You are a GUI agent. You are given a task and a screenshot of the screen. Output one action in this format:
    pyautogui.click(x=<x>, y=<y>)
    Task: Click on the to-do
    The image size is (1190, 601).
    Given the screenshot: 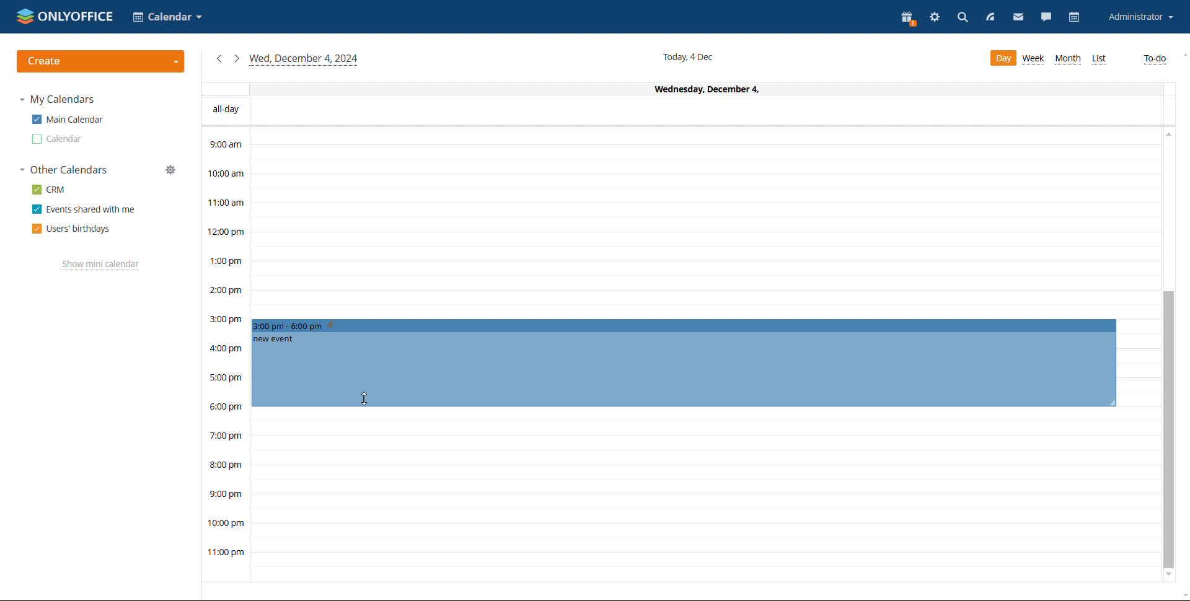 What is the action you would take?
    pyautogui.click(x=1155, y=59)
    